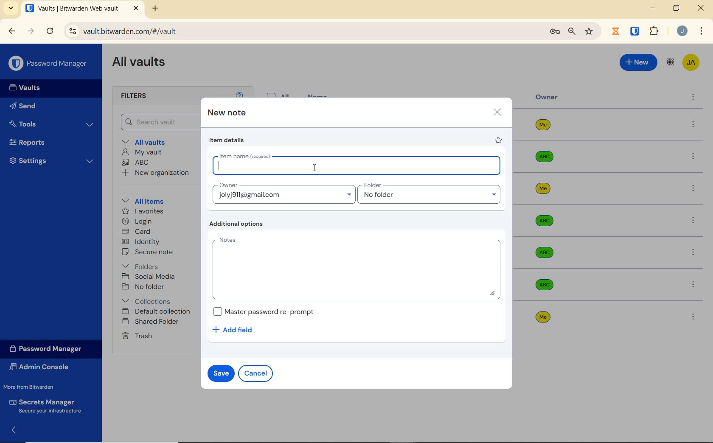 Image resolution: width=713 pixels, height=443 pixels. Describe the element at coordinates (51, 31) in the screenshot. I see `RELOAD` at that location.